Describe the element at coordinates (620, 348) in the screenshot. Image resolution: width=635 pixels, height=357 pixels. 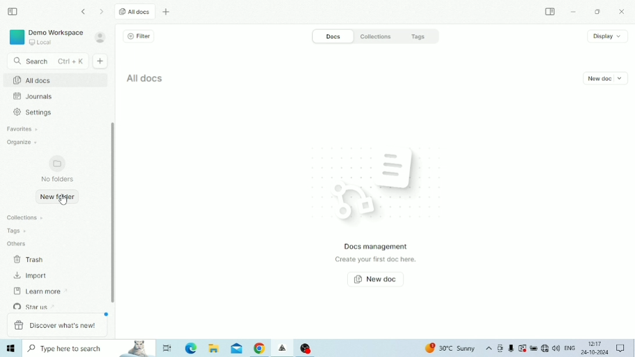
I see `Notifications` at that location.